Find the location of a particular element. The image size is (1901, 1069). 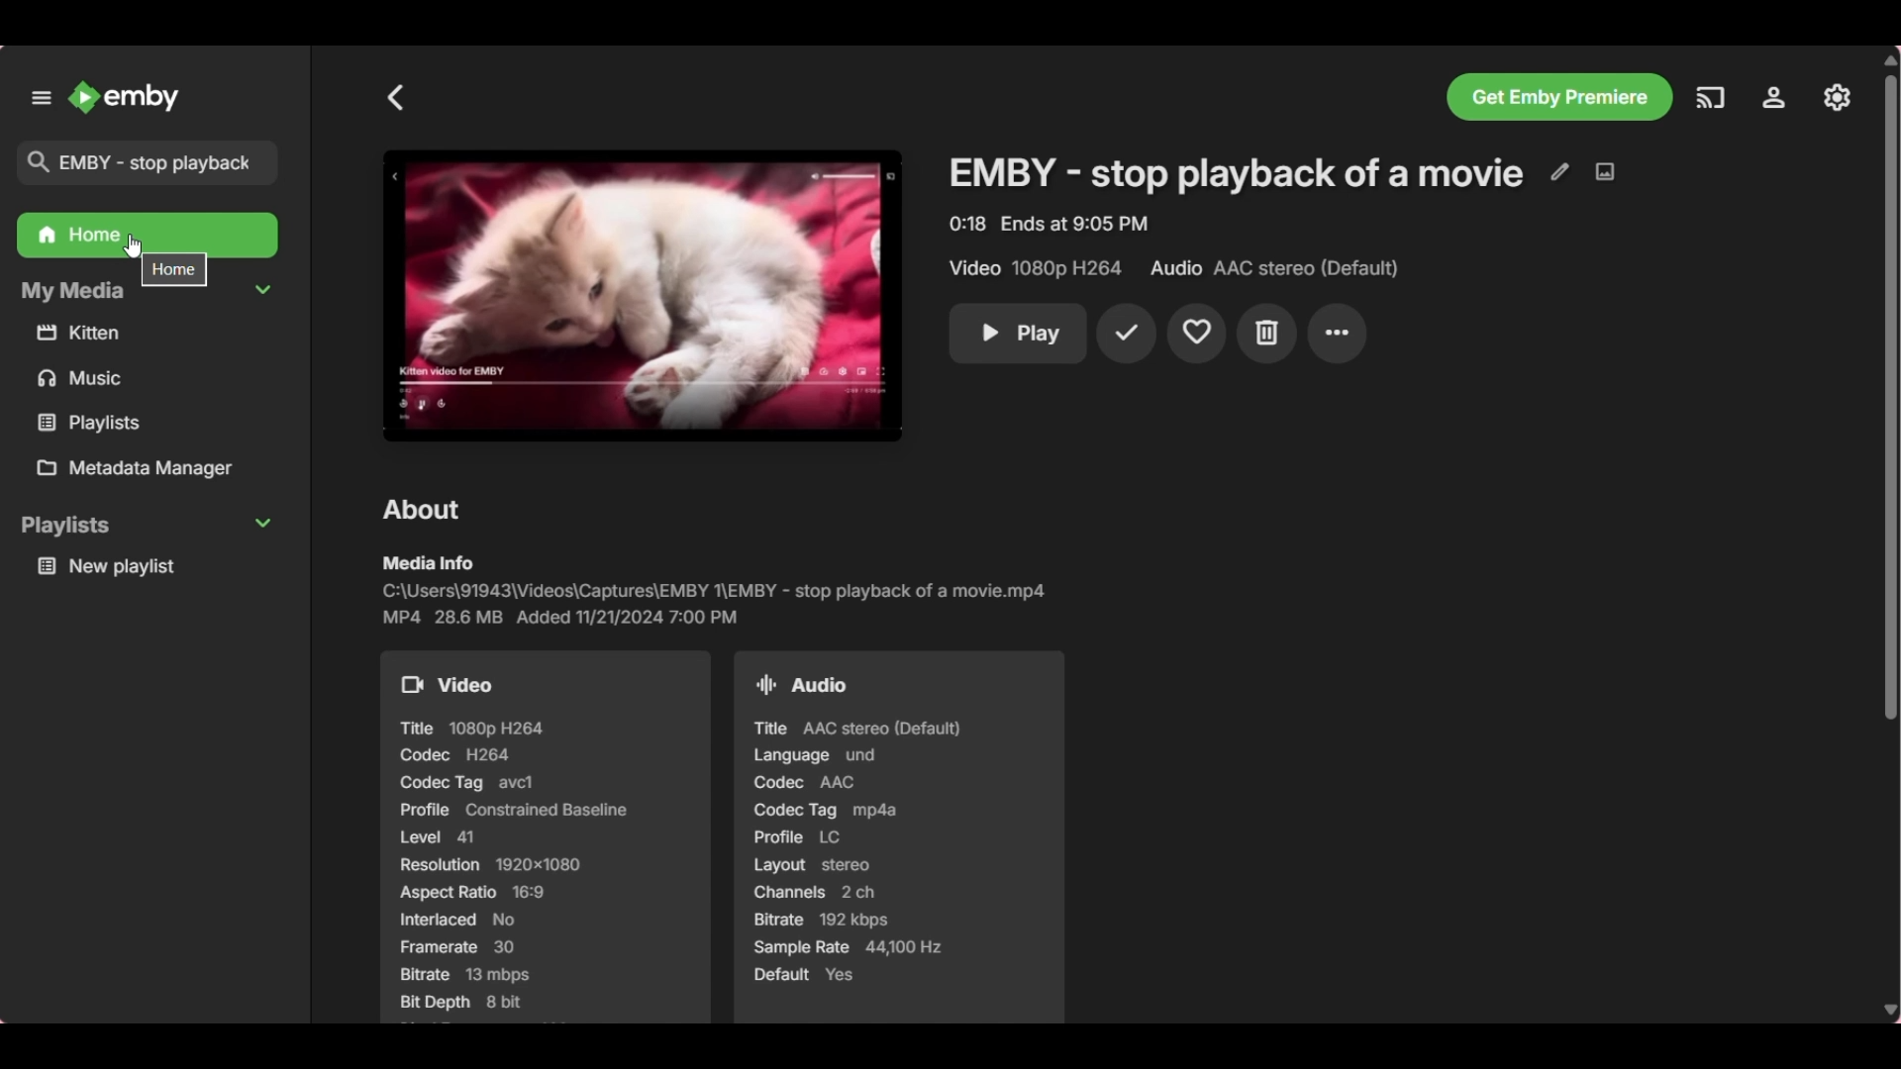

Vertical slide bar is located at coordinates (1890, 536).